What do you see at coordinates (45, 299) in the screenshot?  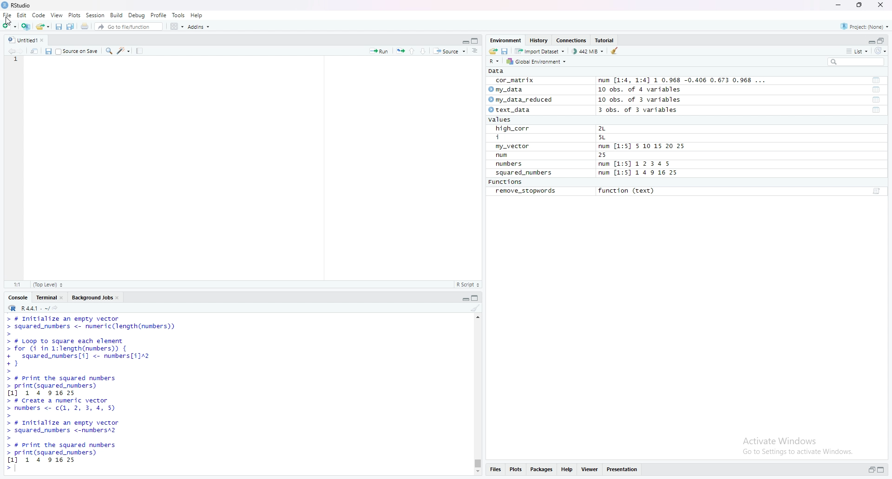 I see `Terminal` at bounding box center [45, 299].